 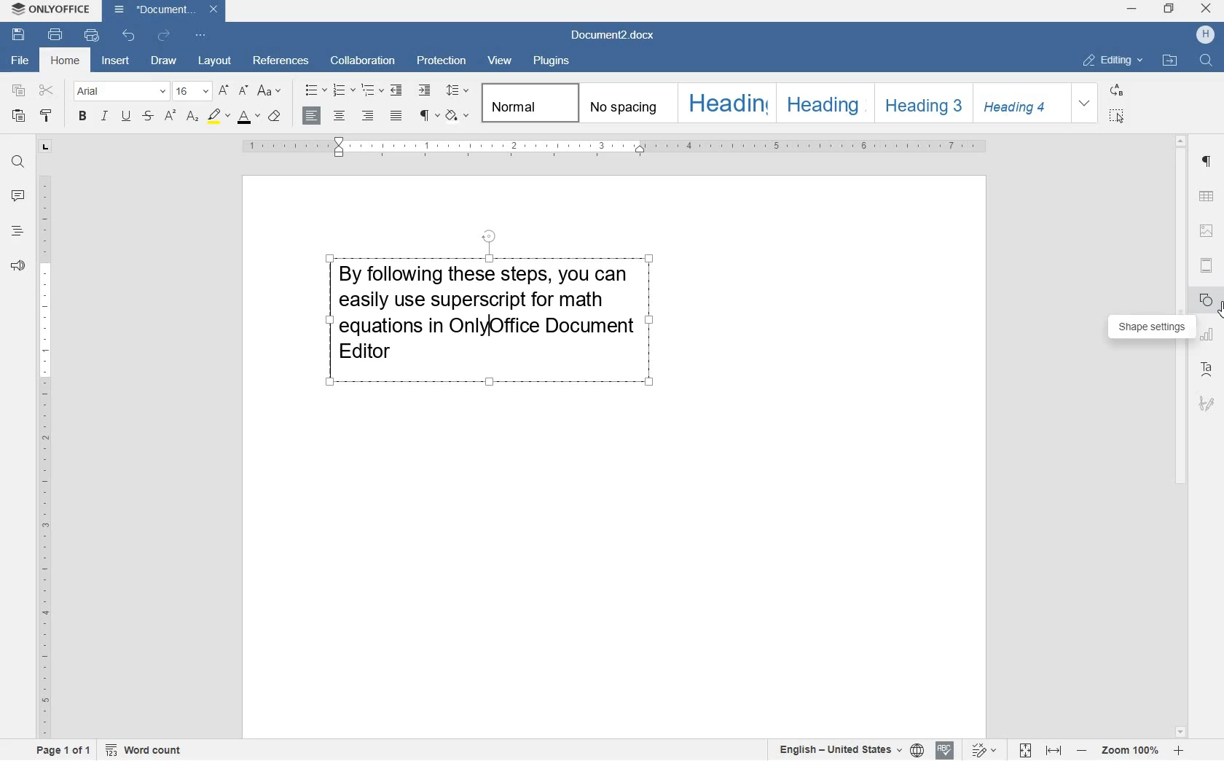 I want to click on paragraph line spacing, so click(x=458, y=89).